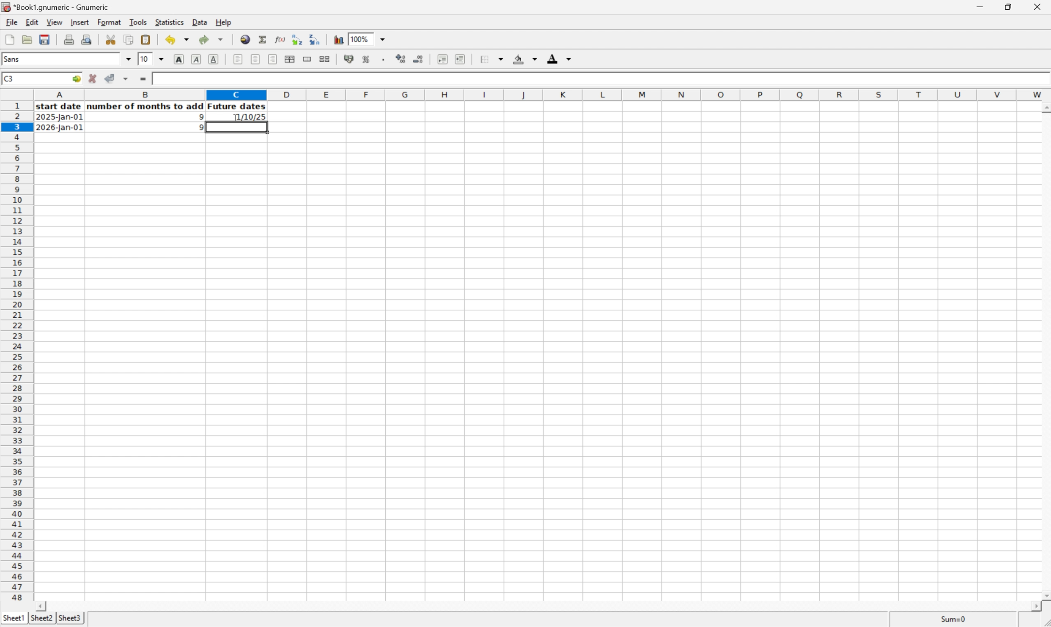 The height and width of the screenshot is (627, 1051). What do you see at coordinates (147, 39) in the screenshot?
I see `Paste a clipboard` at bounding box center [147, 39].